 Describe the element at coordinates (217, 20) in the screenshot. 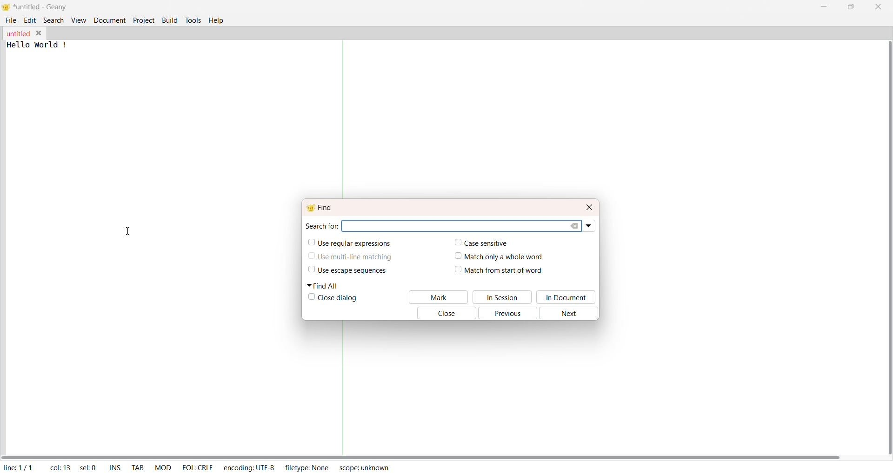

I see `Help` at that location.